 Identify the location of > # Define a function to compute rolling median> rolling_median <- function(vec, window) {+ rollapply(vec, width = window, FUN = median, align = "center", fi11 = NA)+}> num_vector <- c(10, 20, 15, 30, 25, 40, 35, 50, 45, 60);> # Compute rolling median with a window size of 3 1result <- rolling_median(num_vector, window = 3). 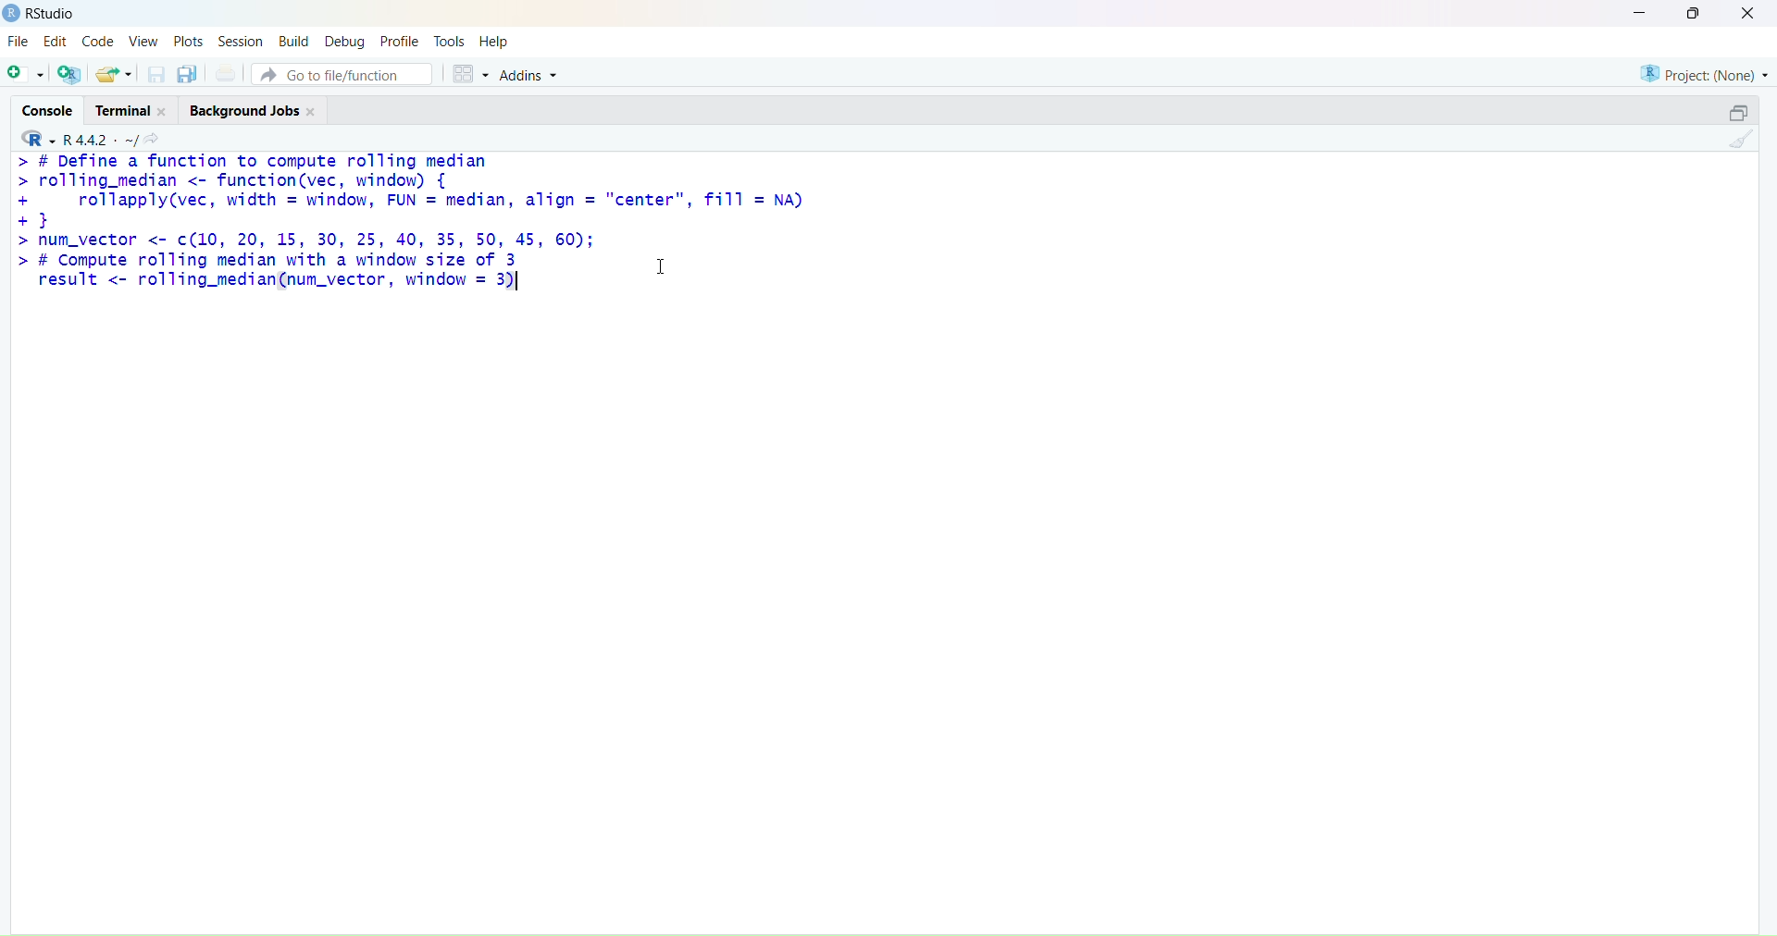
(410, 225).